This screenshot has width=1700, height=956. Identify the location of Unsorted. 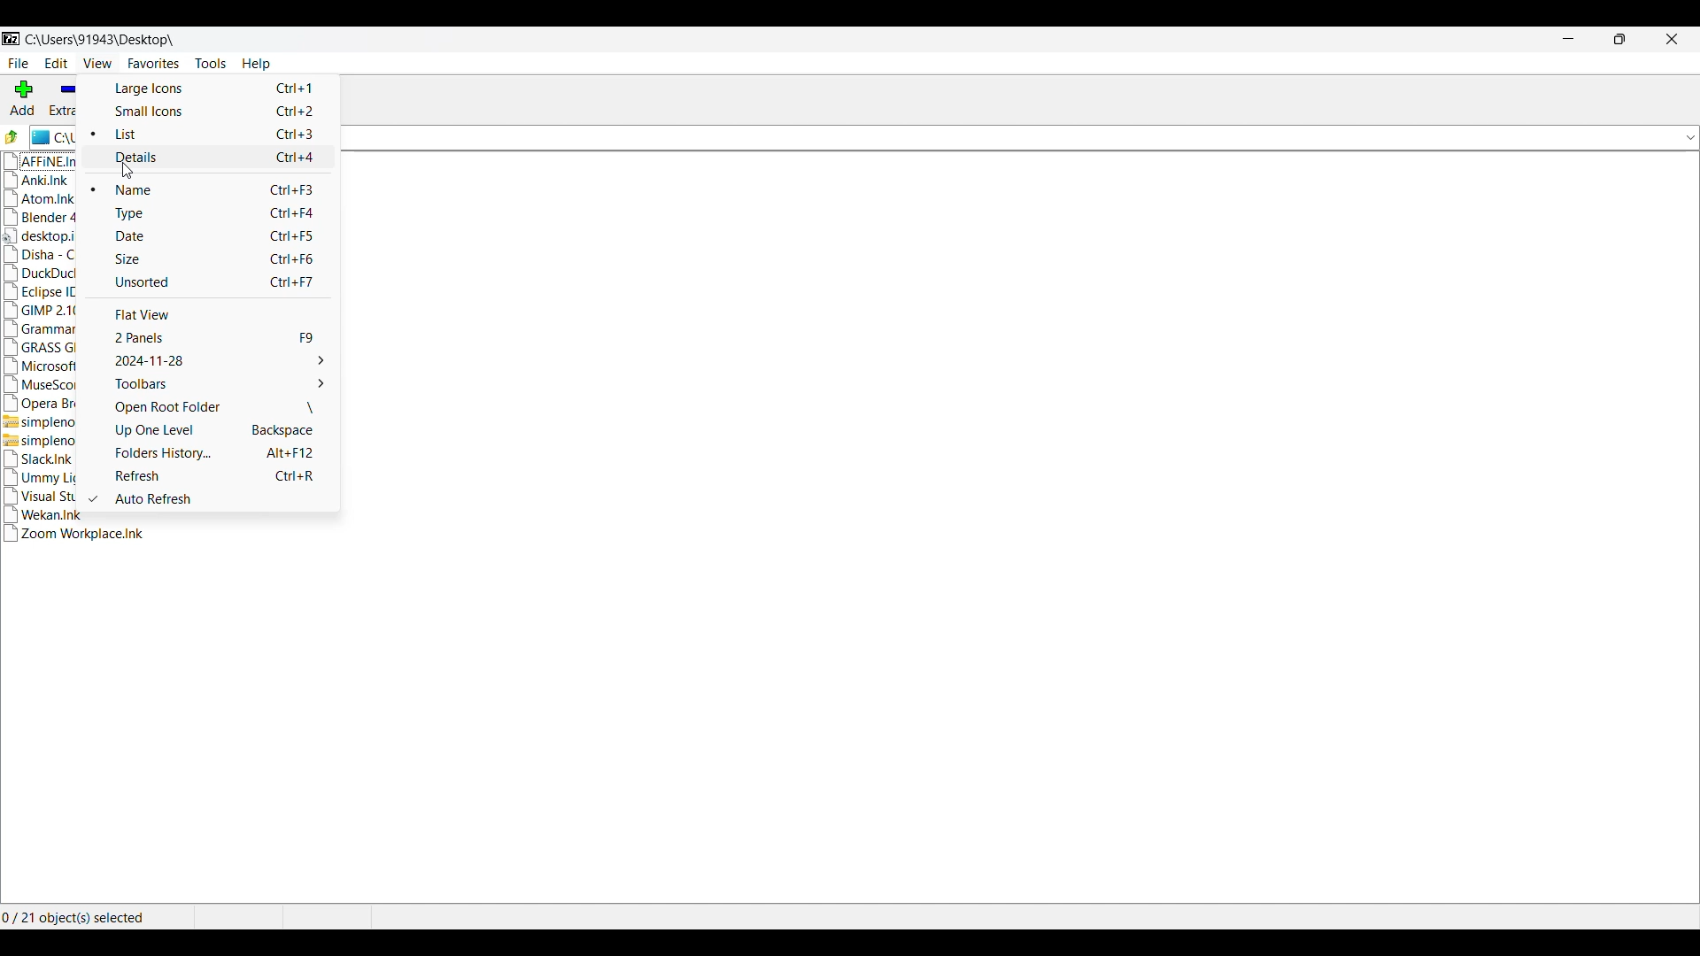
(220, 281).